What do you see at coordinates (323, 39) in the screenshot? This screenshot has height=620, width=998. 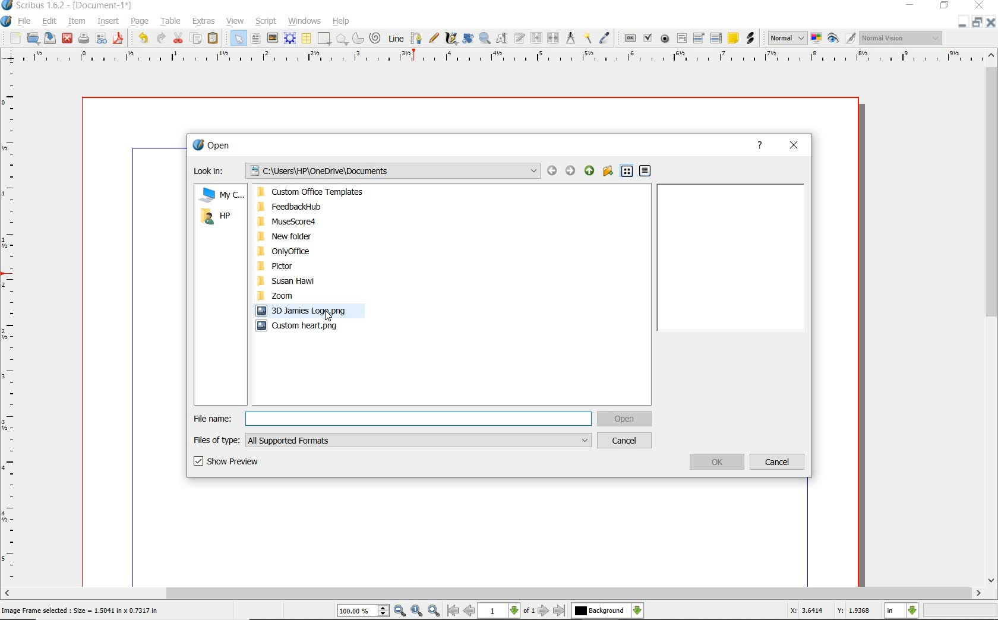 I see `shape` at bounding box center [323, 39].